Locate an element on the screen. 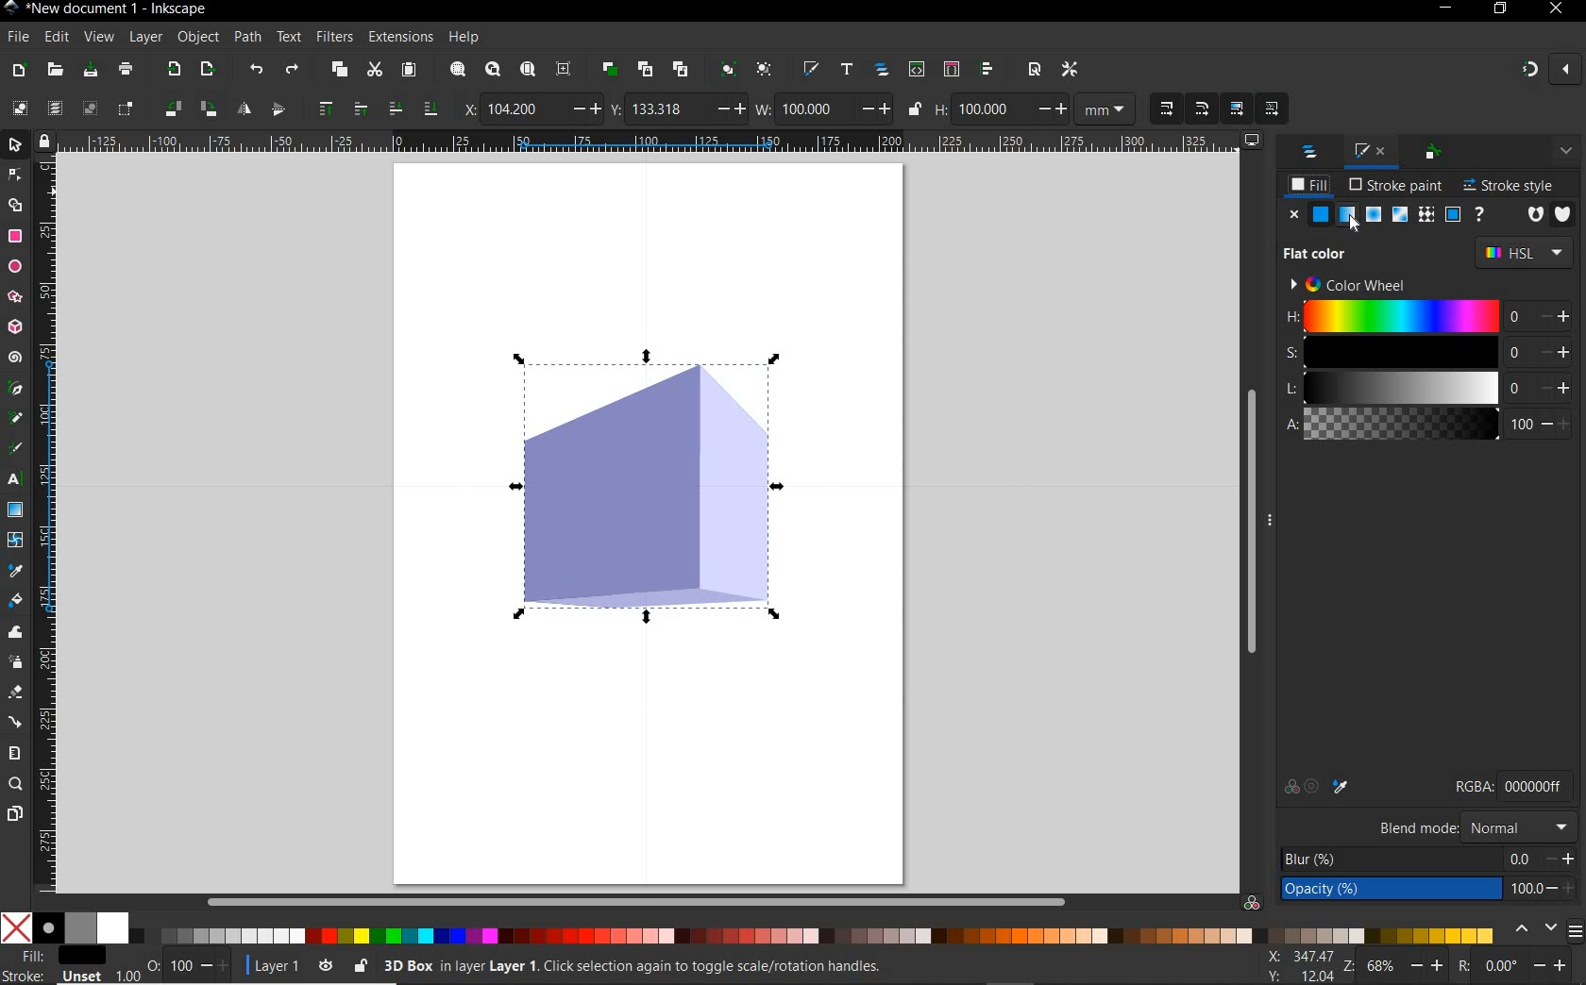  RGBA: is located at coordinates (1472, 785).